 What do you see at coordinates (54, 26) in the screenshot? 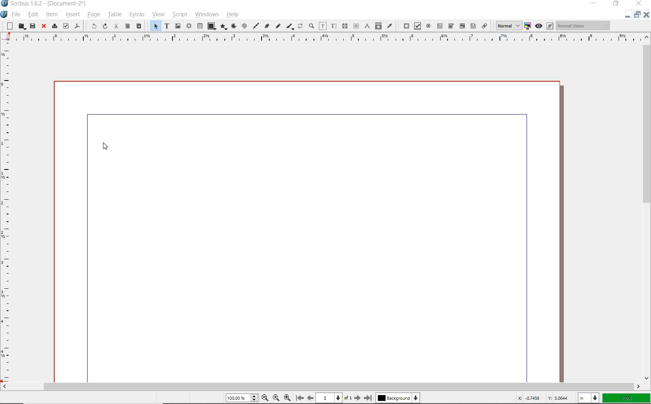
I see `print` at bounding box center [54, 26].